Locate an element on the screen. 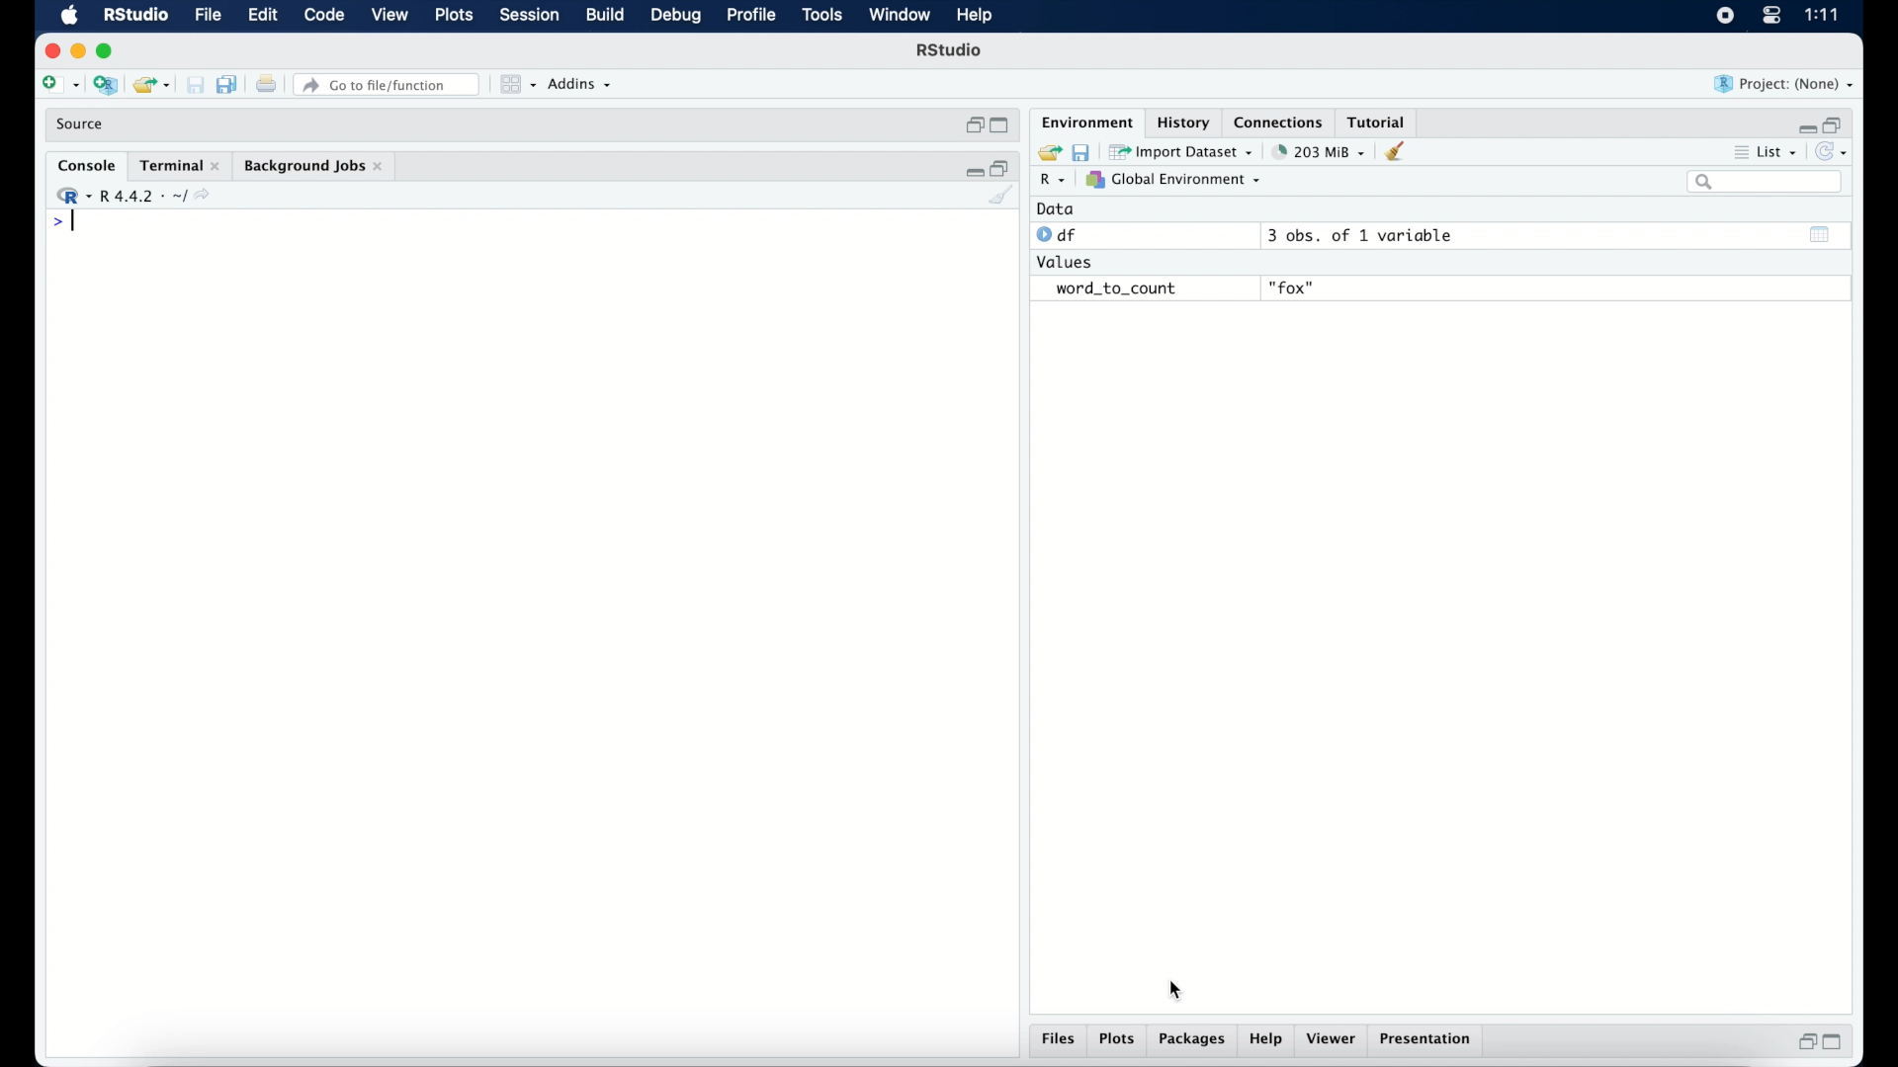 Image resolution: width=1898 pixels, height=1067 pixels. R Studio is located at coordinates (134, 16).